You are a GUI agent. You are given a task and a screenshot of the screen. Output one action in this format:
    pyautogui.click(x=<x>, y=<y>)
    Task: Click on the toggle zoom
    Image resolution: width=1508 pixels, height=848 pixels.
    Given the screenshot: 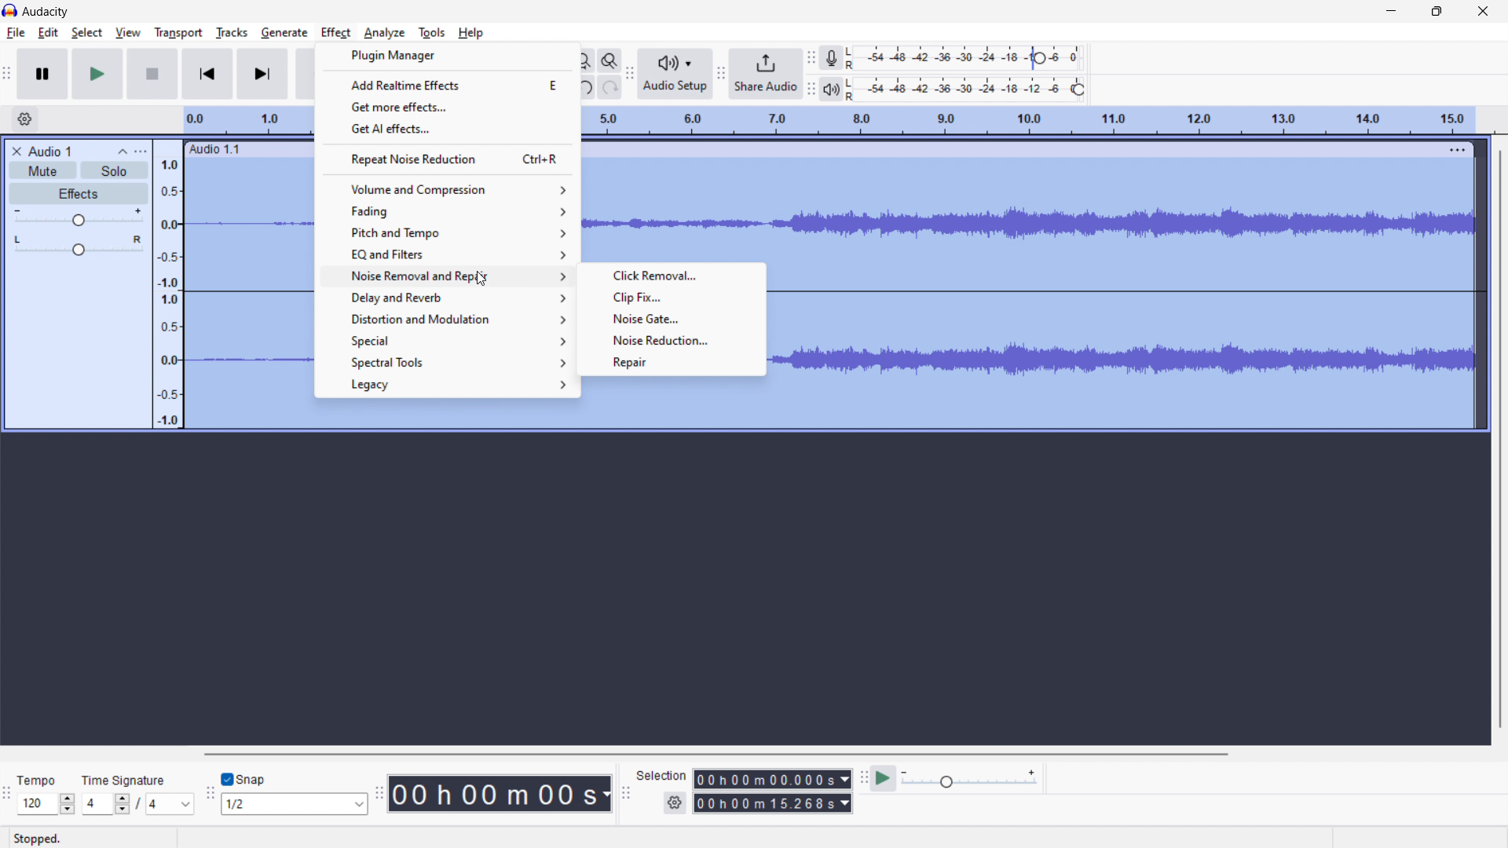 What is the action you would take?
    pyautogui.click(x=609, y=60)
    